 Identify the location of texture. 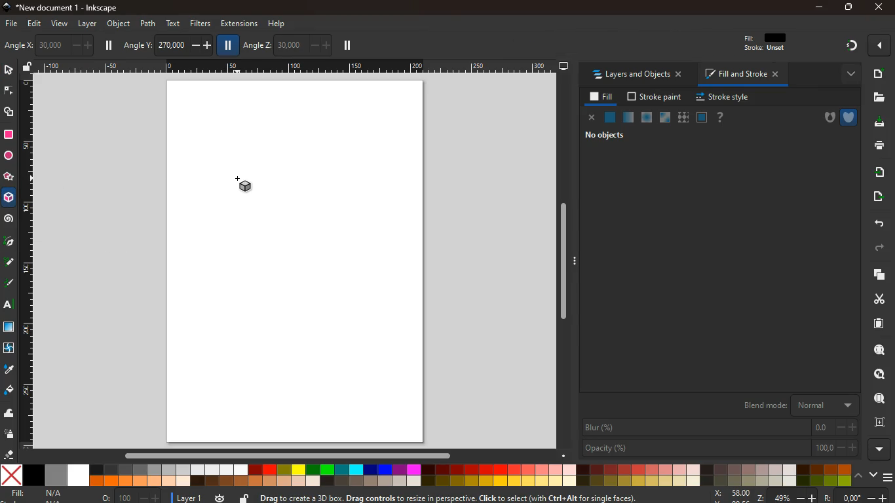
(683, 117).